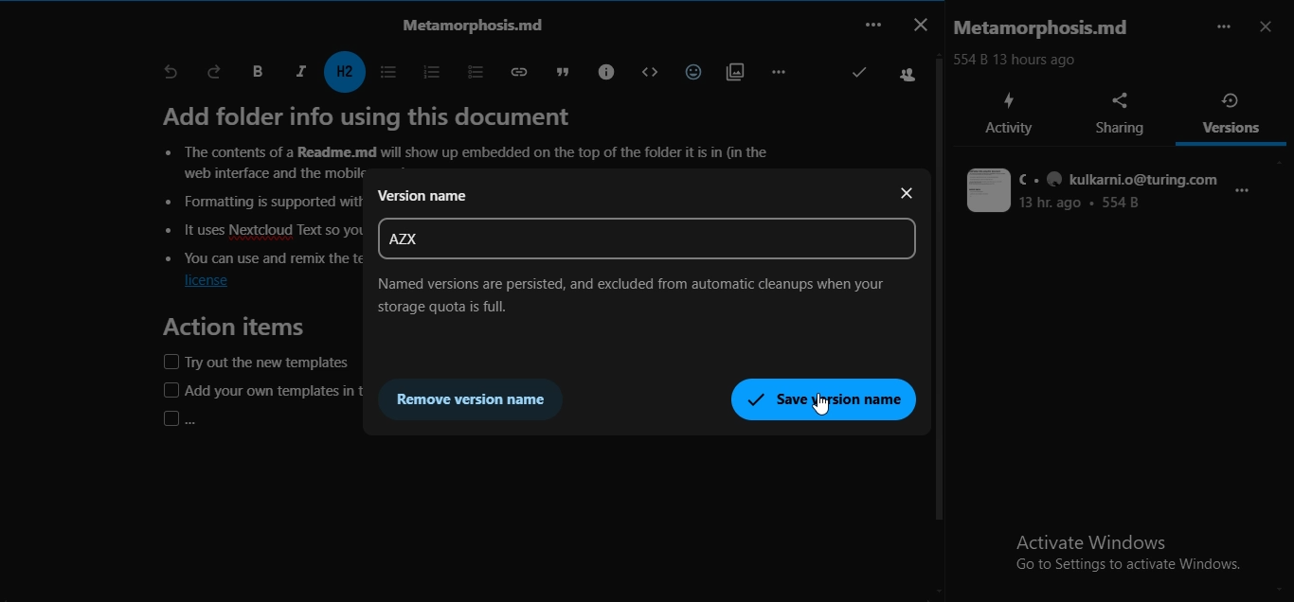  What do you see at coordinates (820, 404) in the screenshot?
I see `Cursor` at bounding box center [820, 404].